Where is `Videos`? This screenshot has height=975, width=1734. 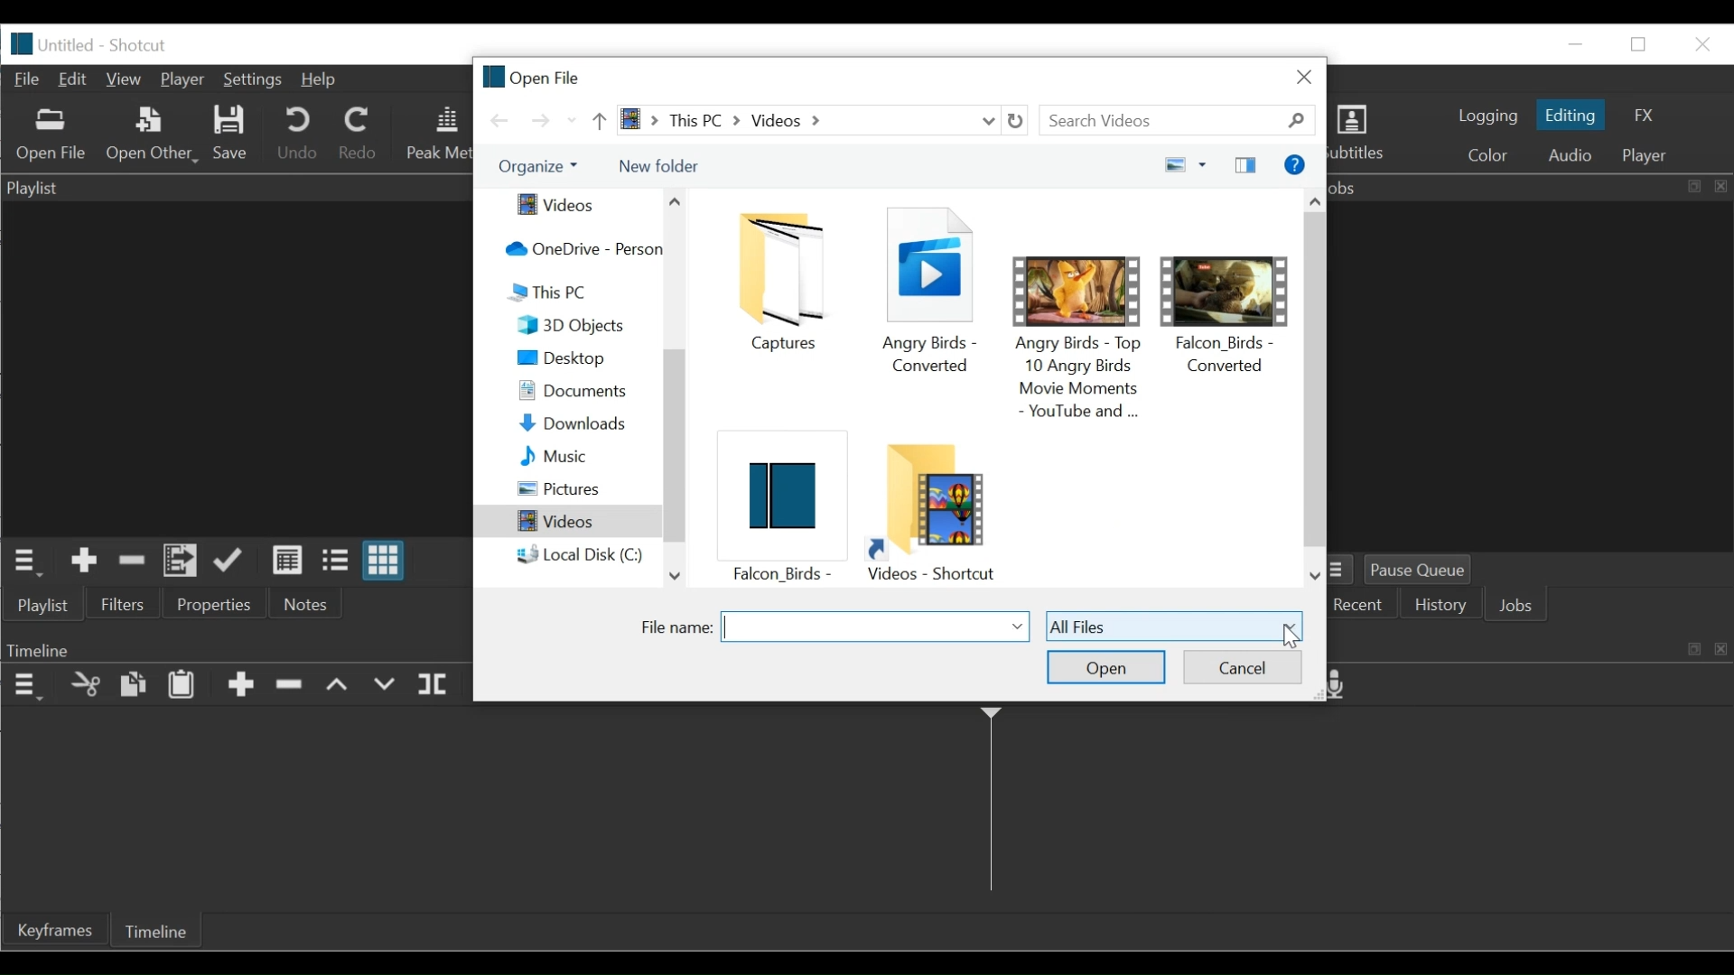 Videos is located at coordinates (567, 522).